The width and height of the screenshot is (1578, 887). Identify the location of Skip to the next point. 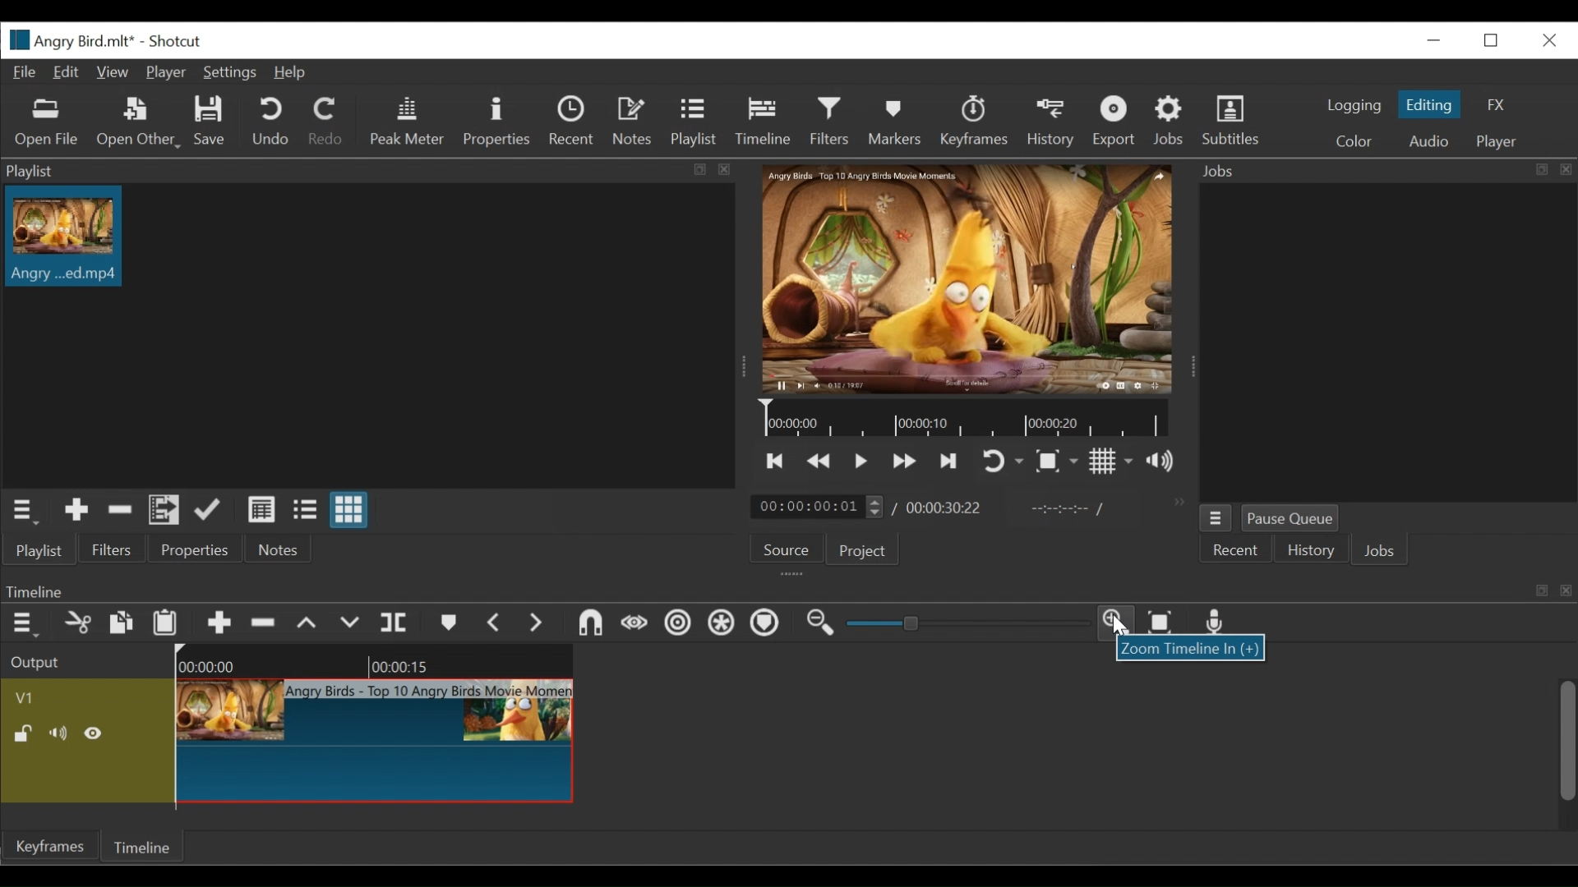
(949, 459).